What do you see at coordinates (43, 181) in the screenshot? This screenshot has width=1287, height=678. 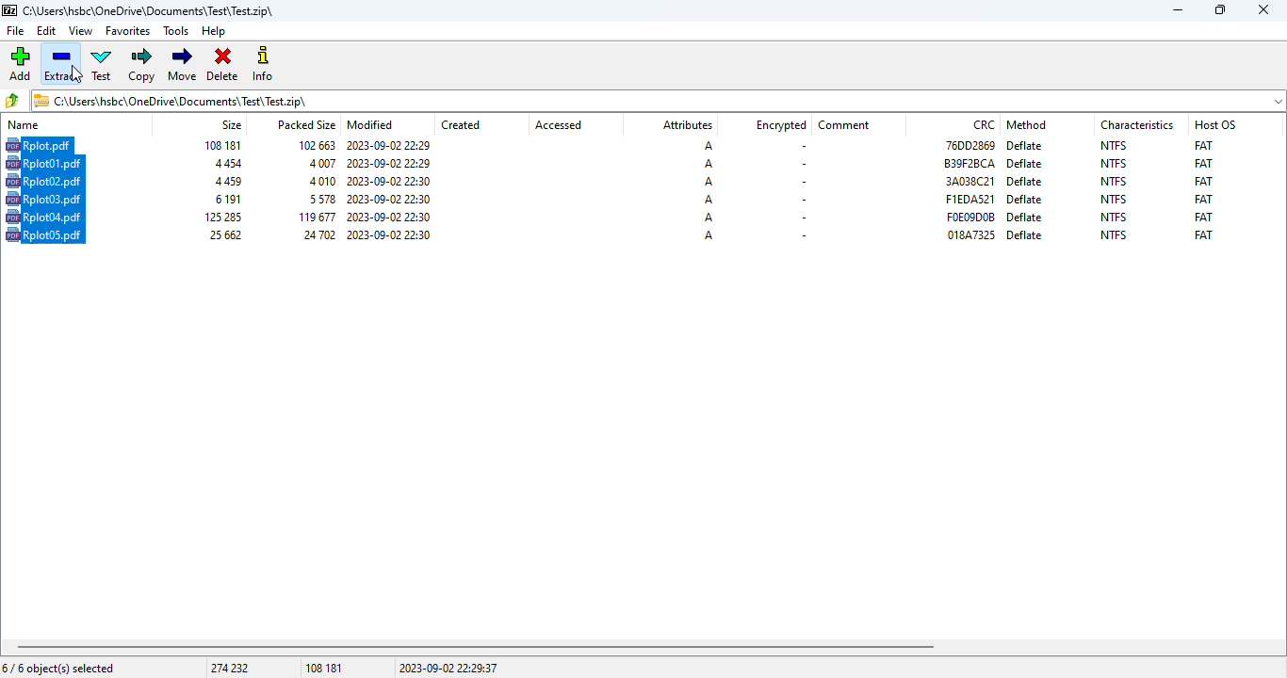 I see `file` at bounding box center [43, 181].